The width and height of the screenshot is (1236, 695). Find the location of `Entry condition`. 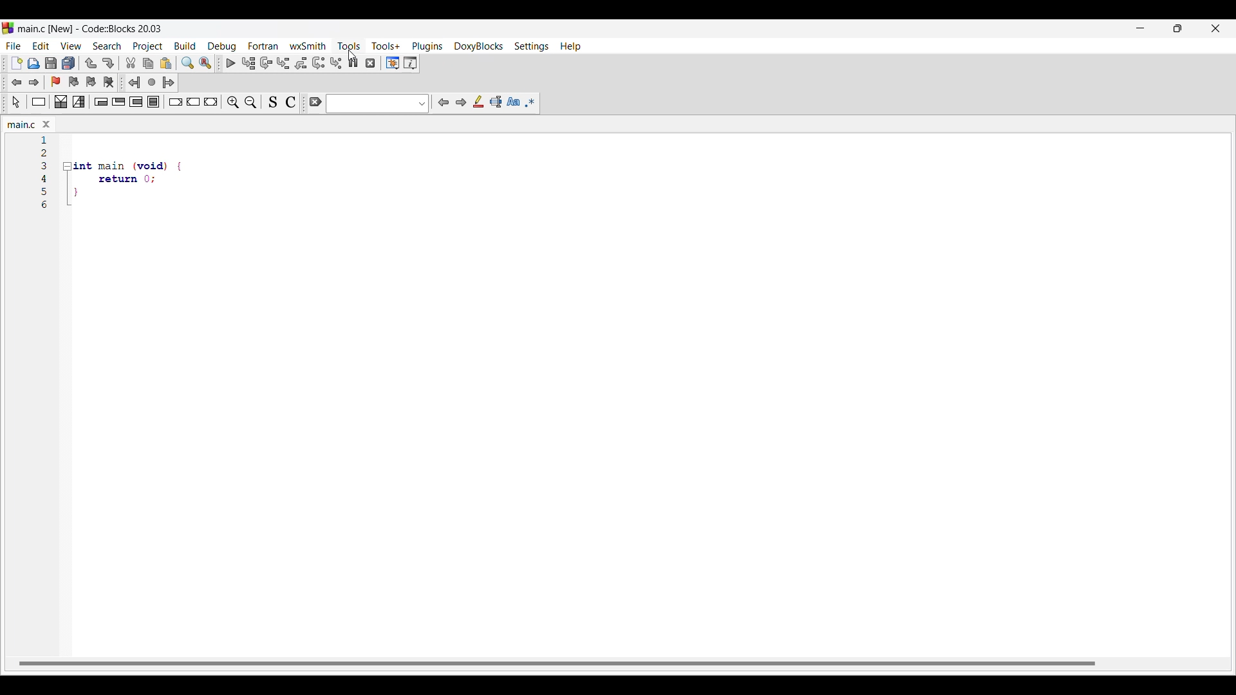

Entry condition is located at coordinates (101, 102).